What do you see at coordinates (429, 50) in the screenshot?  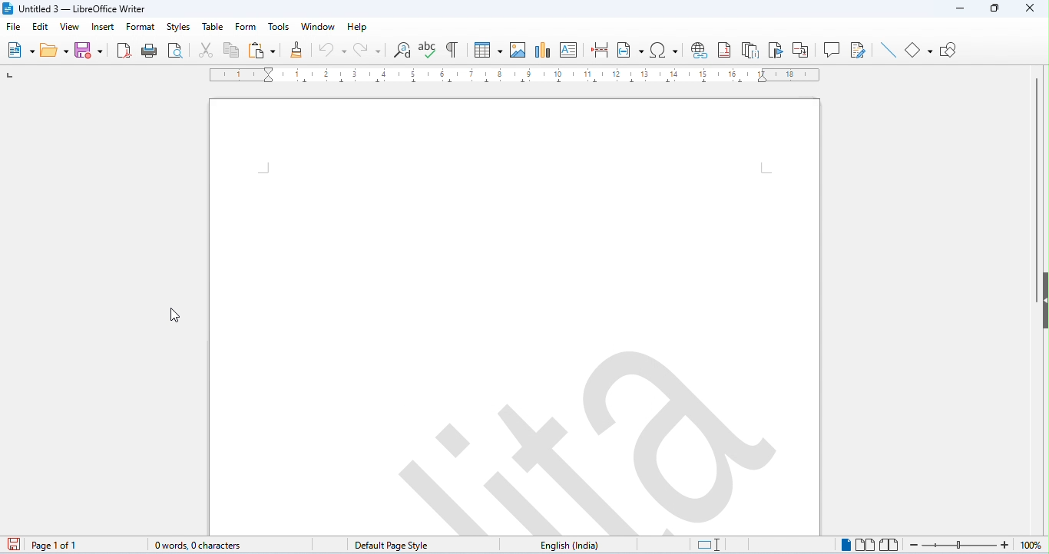 I see `spelling` at bounding box center [429, 50].